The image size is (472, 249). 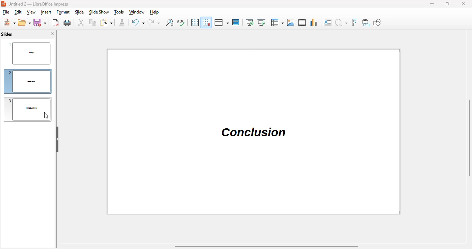 I want to click on view, so click(x=31, y=12).